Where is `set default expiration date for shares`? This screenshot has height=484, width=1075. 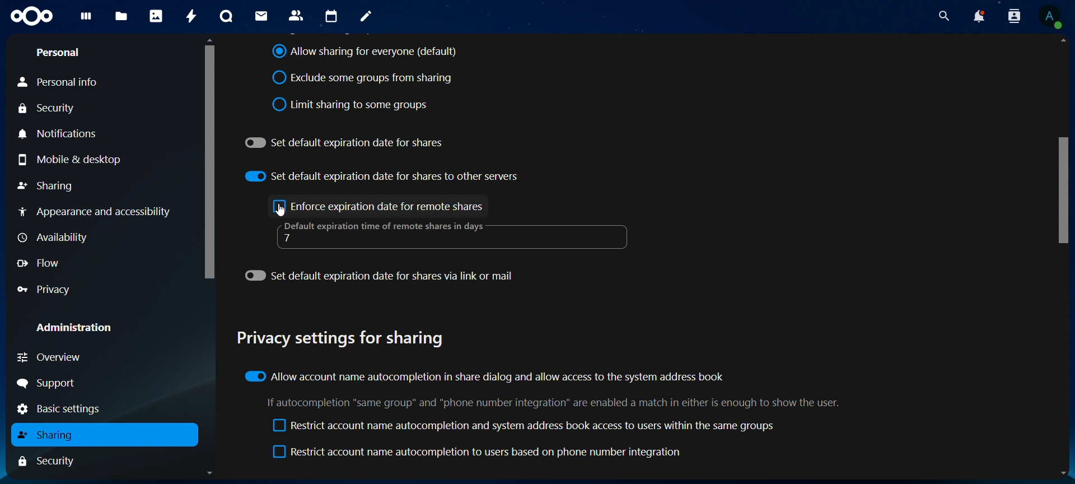 set default expiration date for shares is located at coordinates (346, 141).